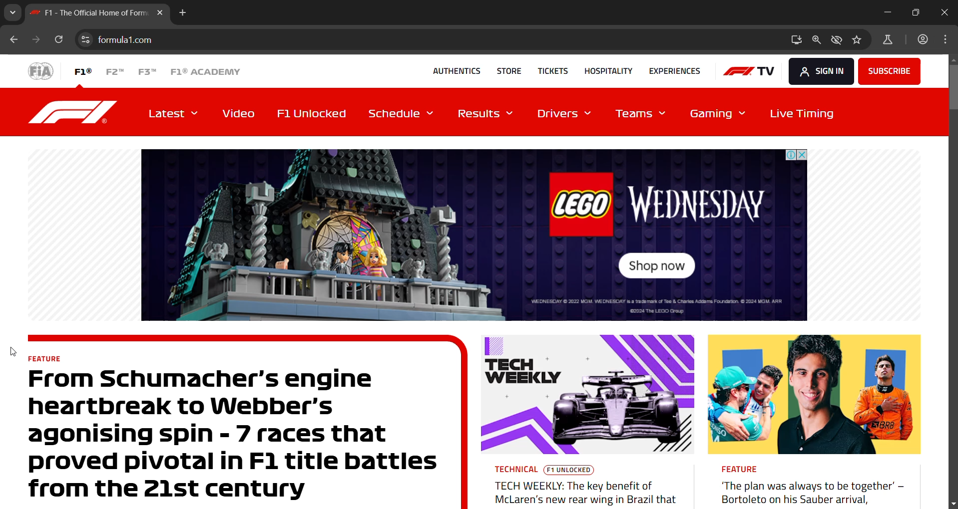 Image resolution: width=958 pixels, height=509 pixels. Describe the element at coordinates (14, 41) in the screenshot. I see `click to go back` at that location.